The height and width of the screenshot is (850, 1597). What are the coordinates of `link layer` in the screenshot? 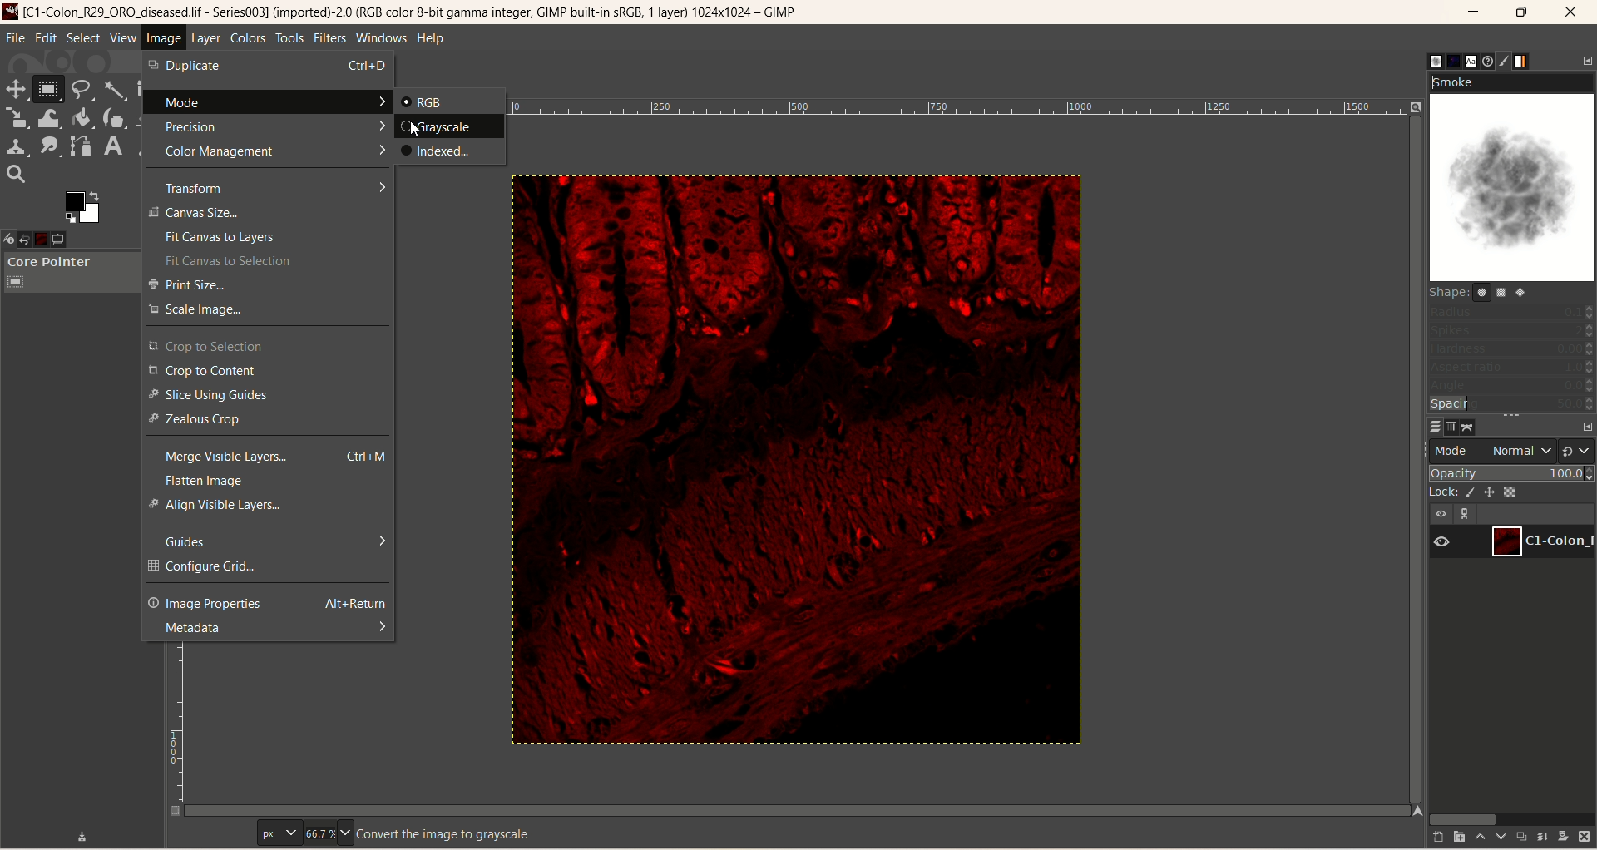 It's located at (1466, 516).